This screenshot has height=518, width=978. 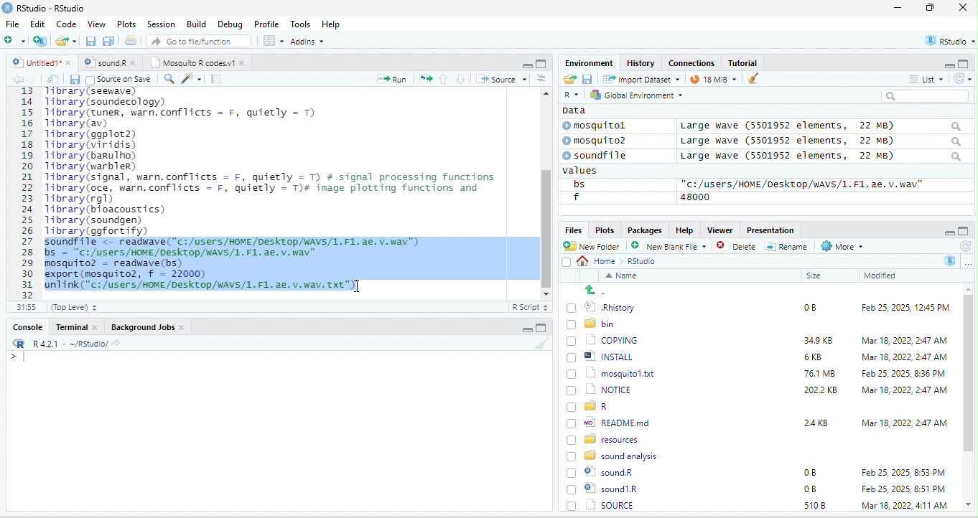 What do you see at coordinates (822, 141) in the screenshot?
I see `Large wave (550139372 elements, JZ MB)` at bounding box center [822, 141].